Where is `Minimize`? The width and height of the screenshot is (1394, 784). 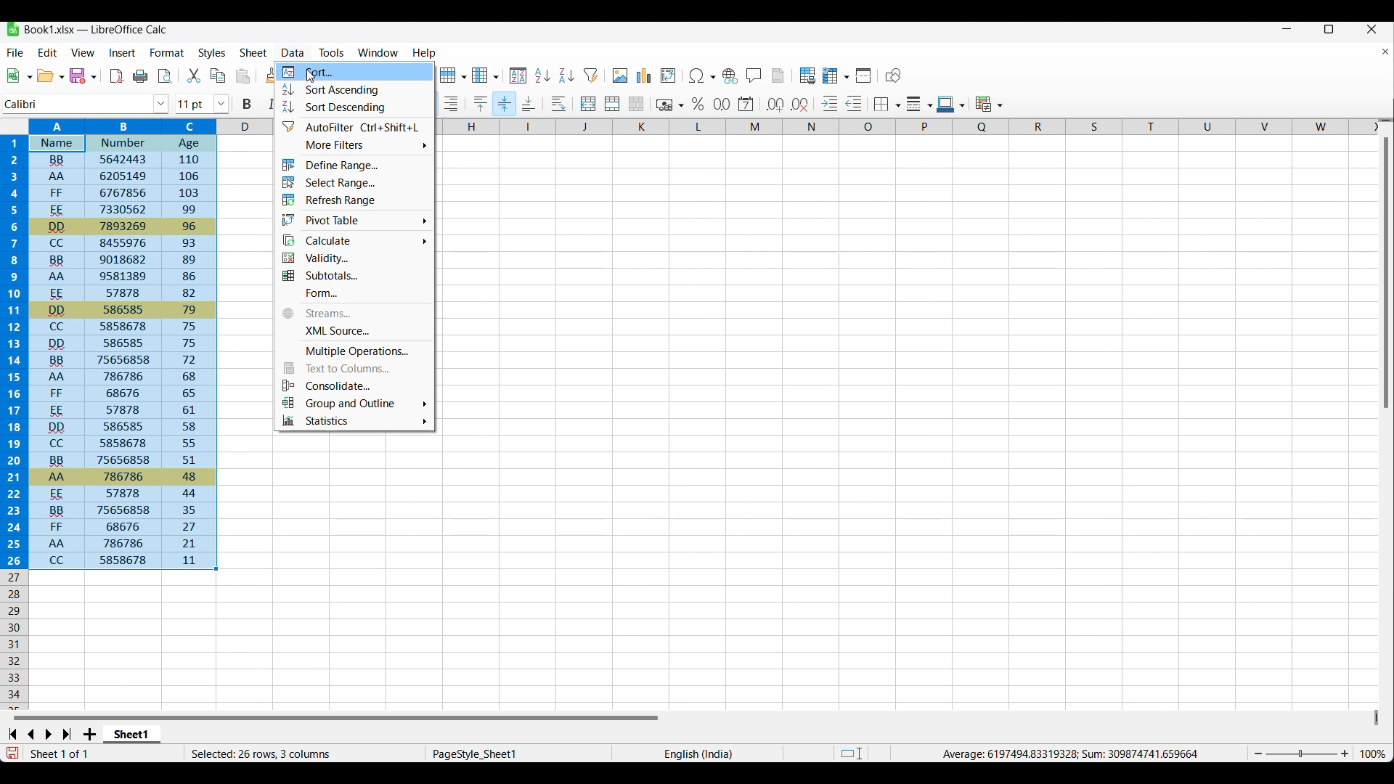 Minimize is located at coordinates (1287, 29).